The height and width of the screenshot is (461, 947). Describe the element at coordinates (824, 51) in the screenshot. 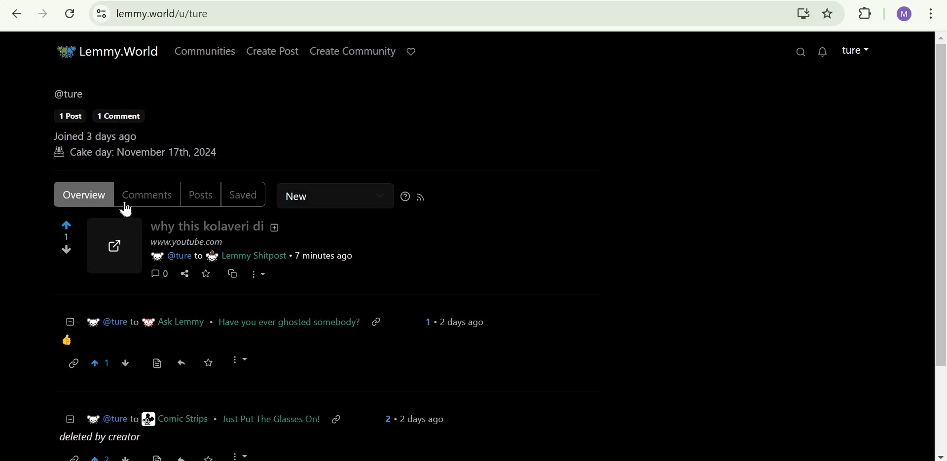

I see `0 unread messages` at that location.